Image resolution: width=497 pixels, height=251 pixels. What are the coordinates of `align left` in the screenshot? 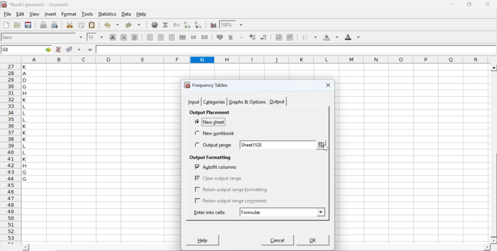 It's located at (150, 36).